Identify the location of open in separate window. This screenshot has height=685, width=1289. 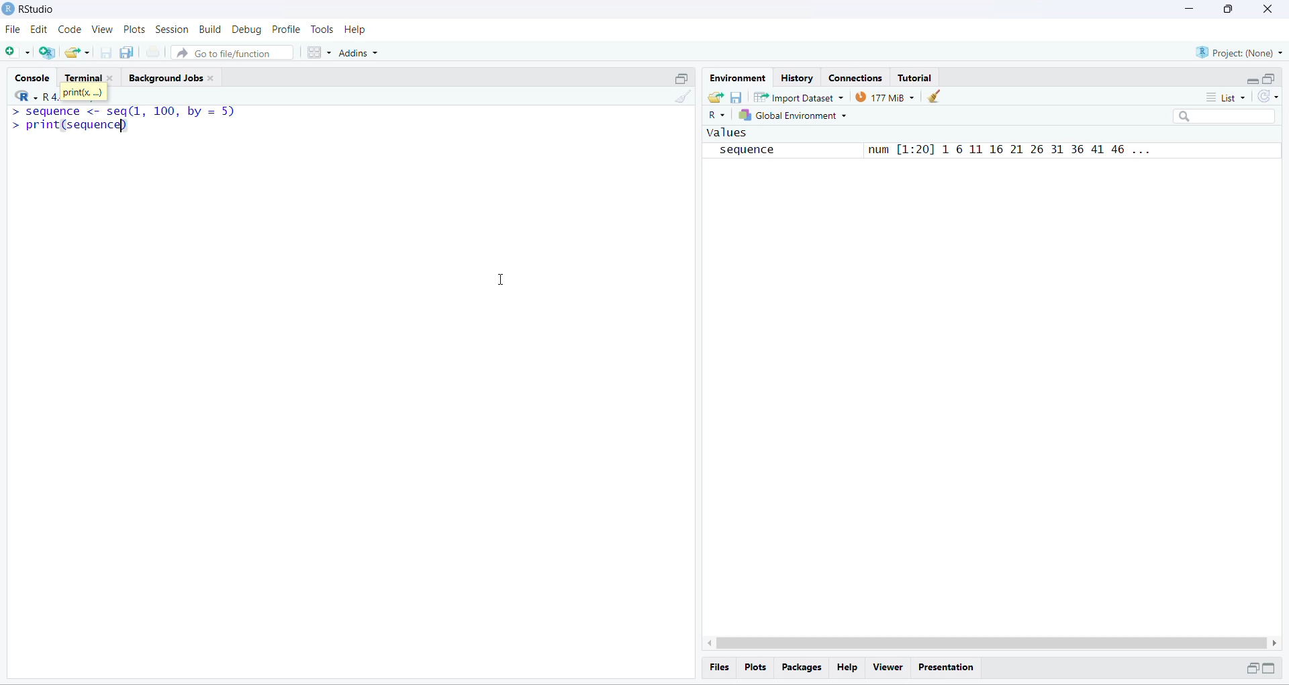
(683, 79).